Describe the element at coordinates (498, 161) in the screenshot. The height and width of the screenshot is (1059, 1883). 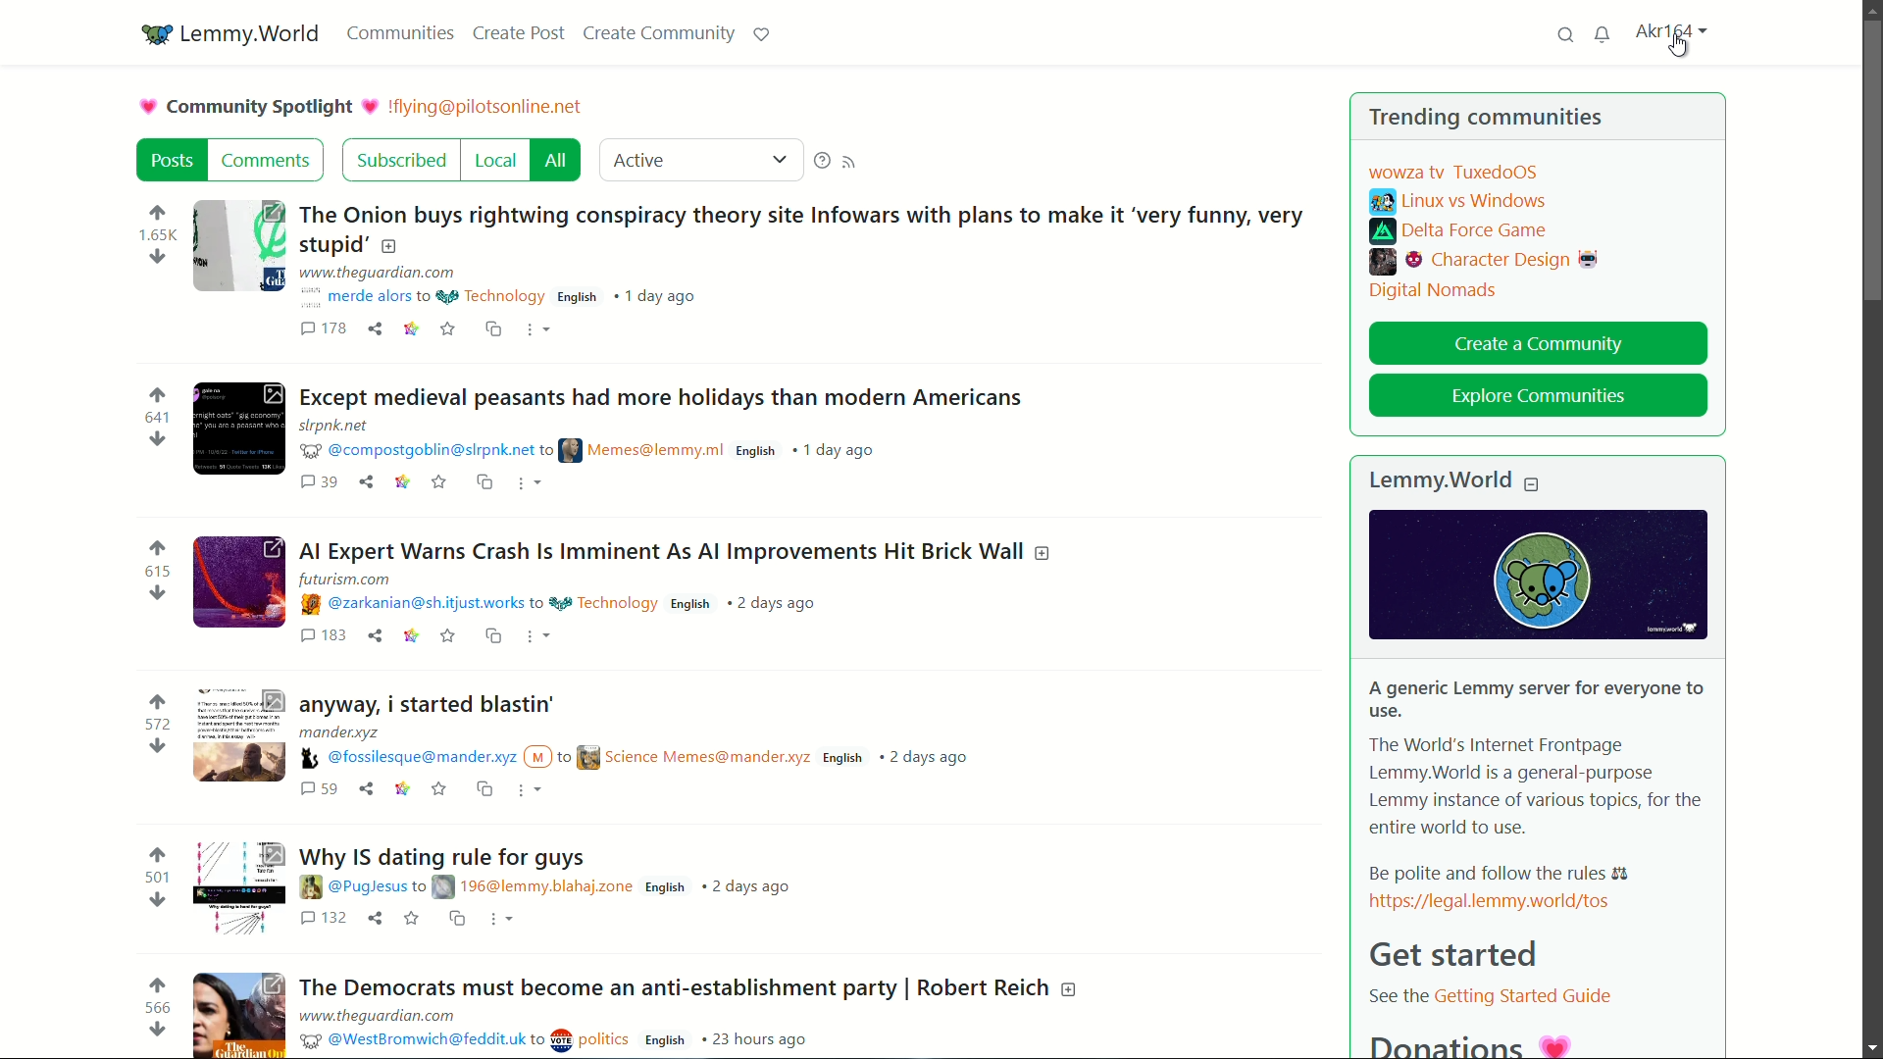
I see `local` at that location.